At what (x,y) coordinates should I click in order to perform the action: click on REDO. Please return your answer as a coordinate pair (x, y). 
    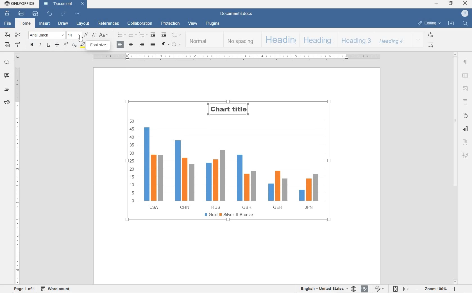
    Looking at the image, I should click on (63, 13).